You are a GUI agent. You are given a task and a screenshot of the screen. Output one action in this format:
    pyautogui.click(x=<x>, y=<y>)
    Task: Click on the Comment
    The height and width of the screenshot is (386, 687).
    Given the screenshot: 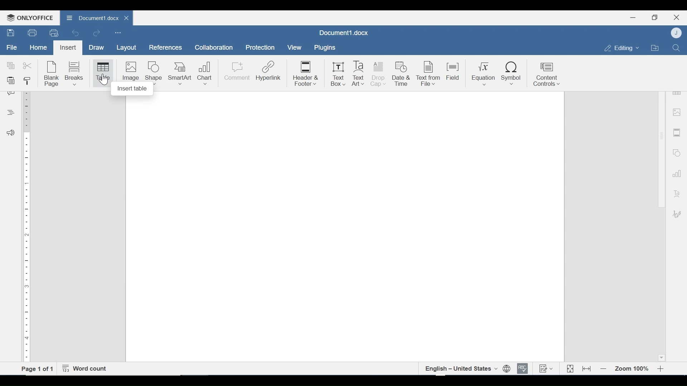 What is the action you would take?
    pyautogui.click(x=11, y=94)
    